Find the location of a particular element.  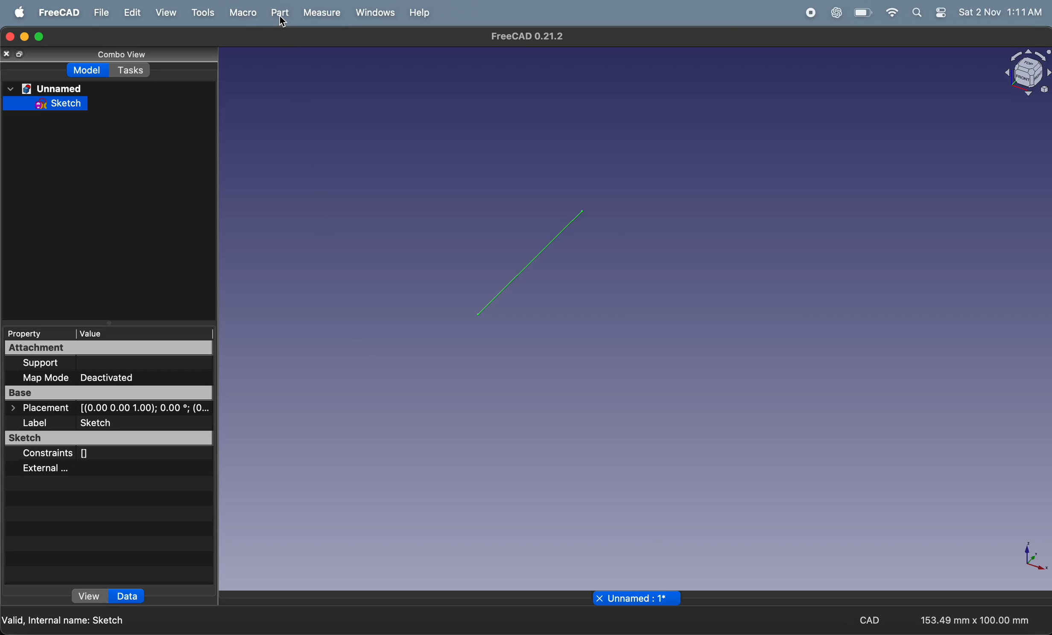

Apple menu is located at coordinates (17, 12).